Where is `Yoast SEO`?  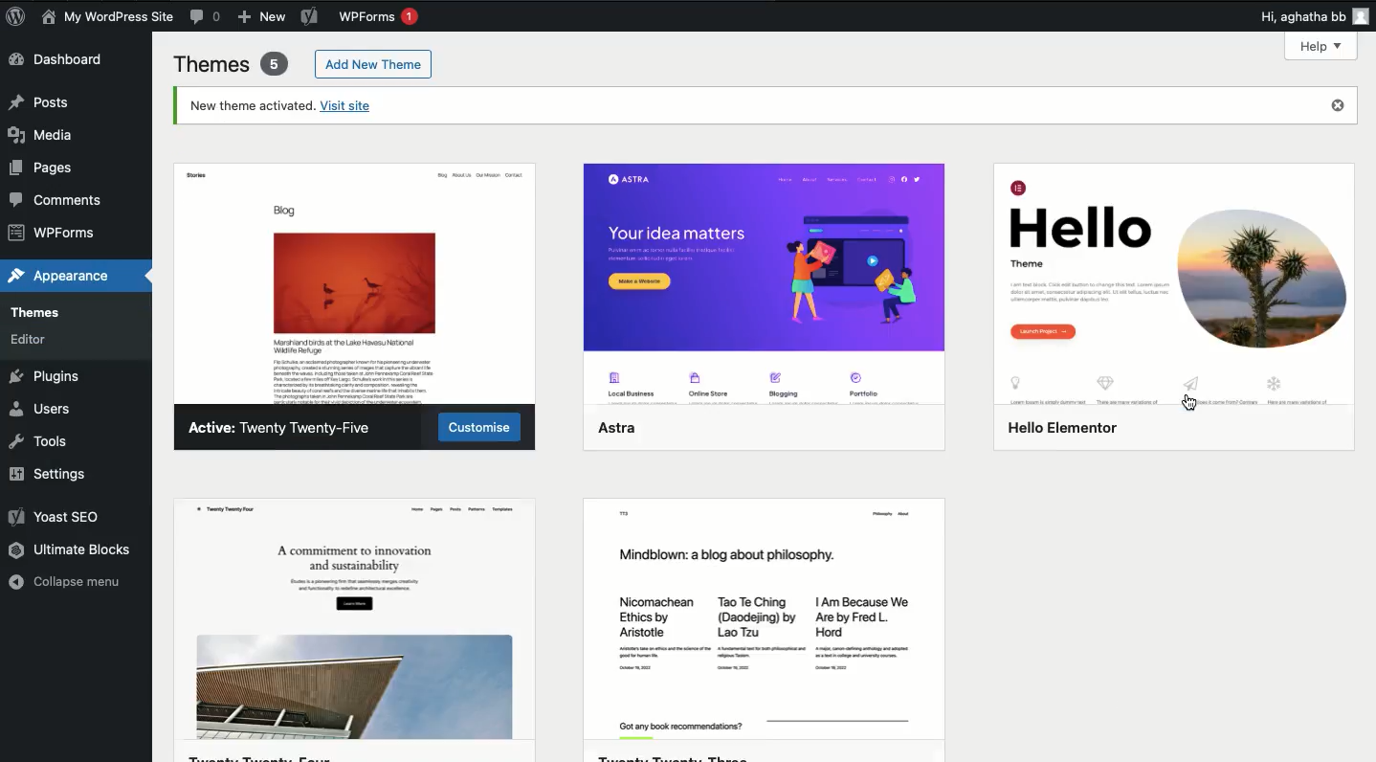 Yoast SEO is located at coordinates (56, 514).